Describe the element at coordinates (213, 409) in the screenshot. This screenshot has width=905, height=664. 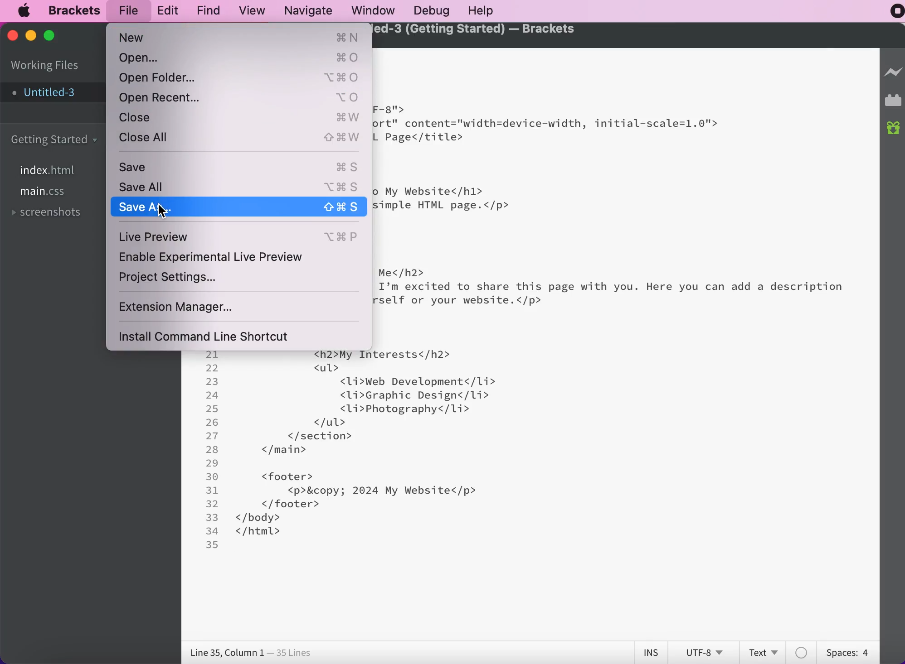
I see `25` at that location.